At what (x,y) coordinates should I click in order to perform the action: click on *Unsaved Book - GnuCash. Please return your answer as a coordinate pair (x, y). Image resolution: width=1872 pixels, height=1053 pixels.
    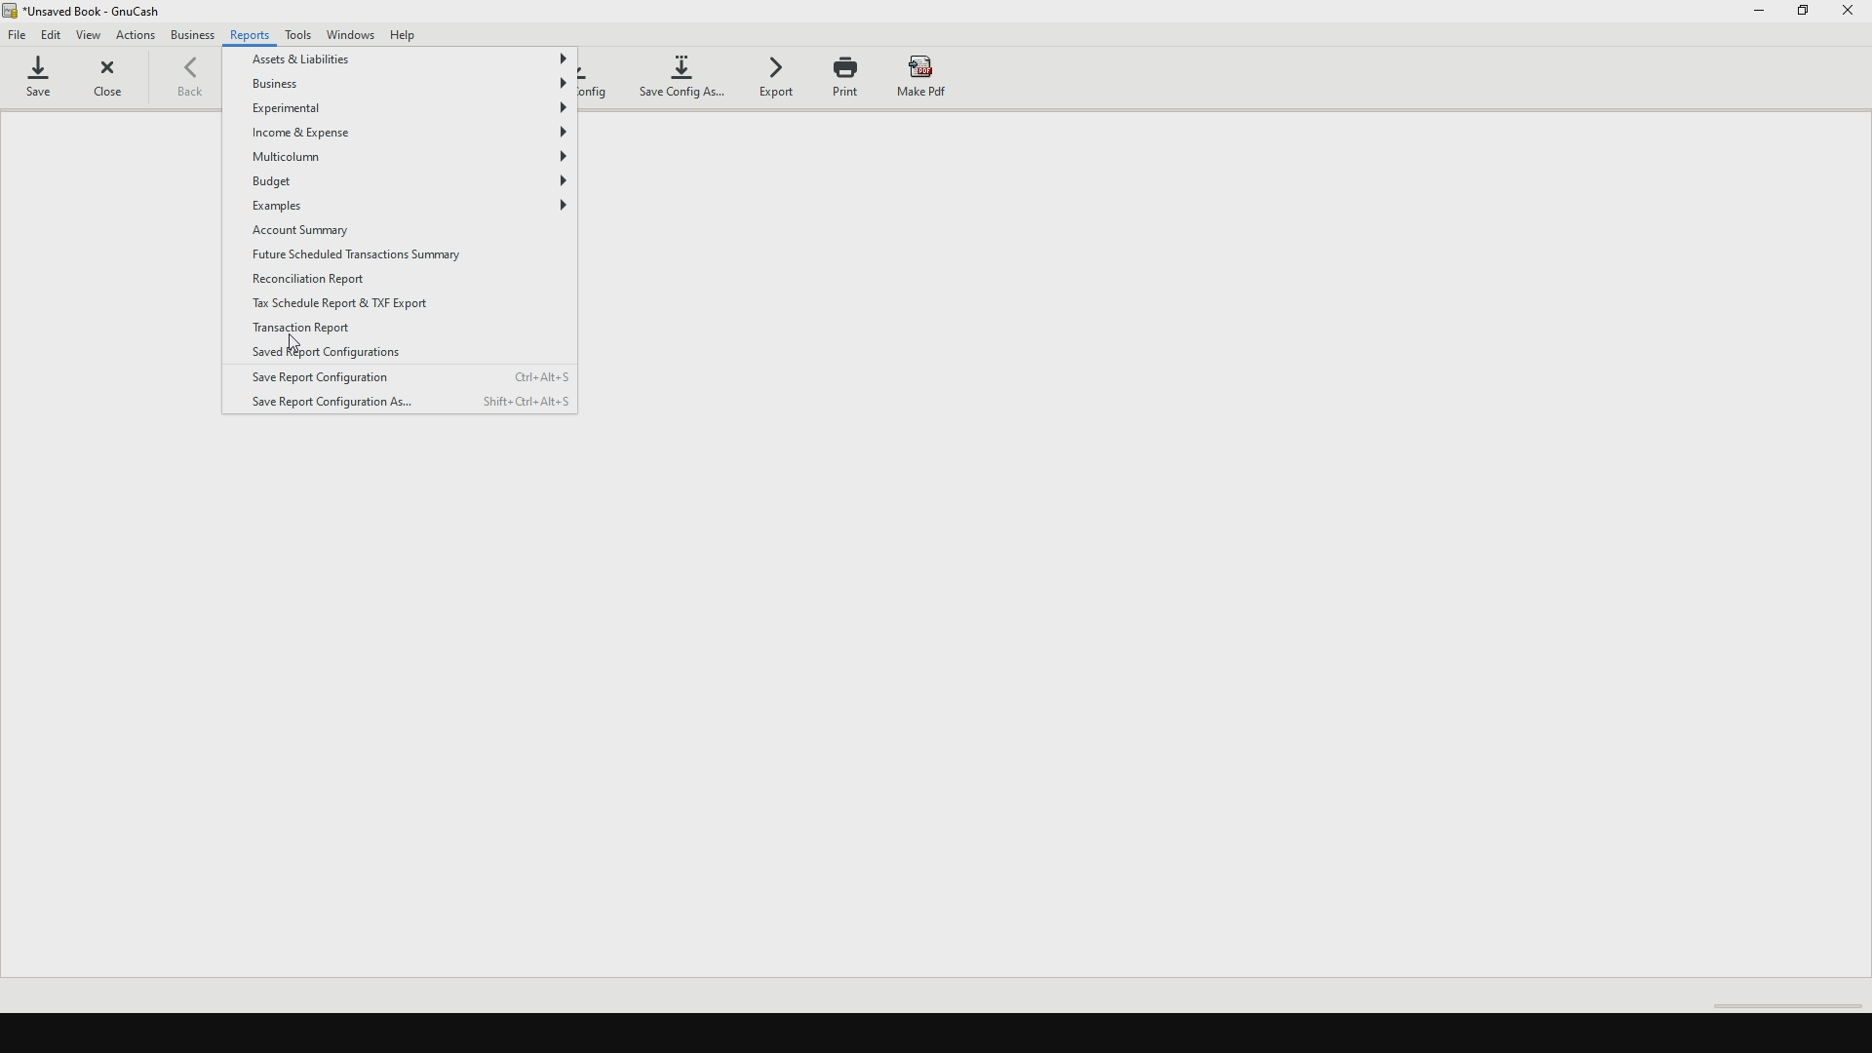
    Looking at the image, I should click on (100, 12).